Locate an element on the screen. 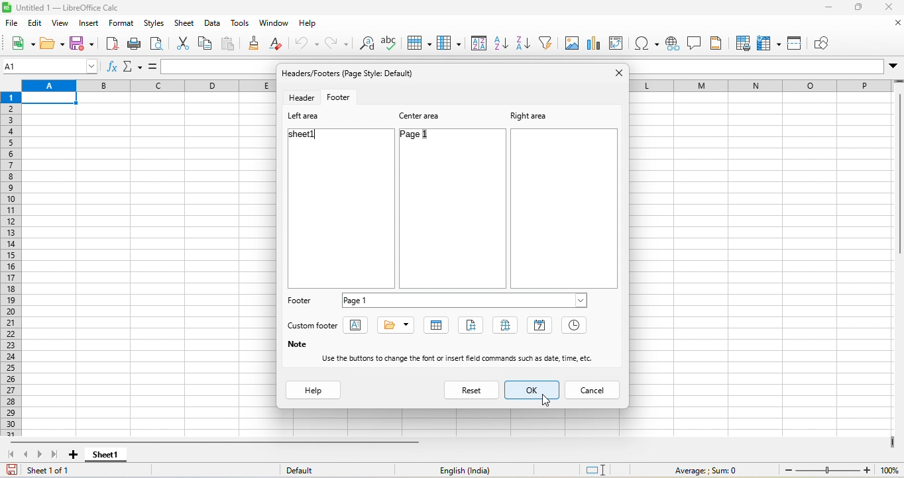 This screenshot has height=478, width=904. close is located at coordinates (887, 9).